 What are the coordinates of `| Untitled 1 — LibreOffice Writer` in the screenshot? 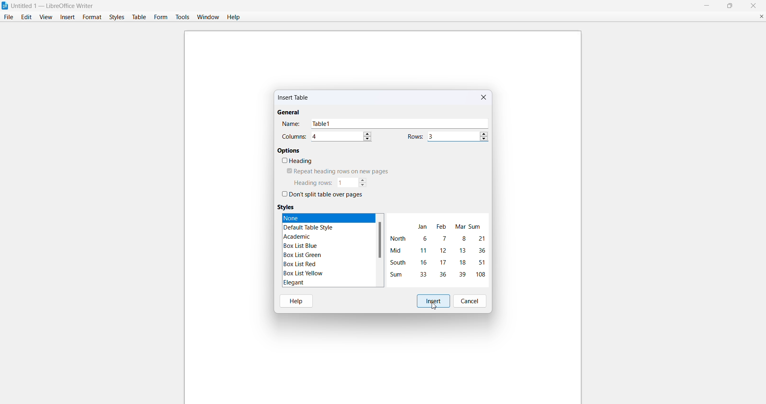 It's located at (53, 5).